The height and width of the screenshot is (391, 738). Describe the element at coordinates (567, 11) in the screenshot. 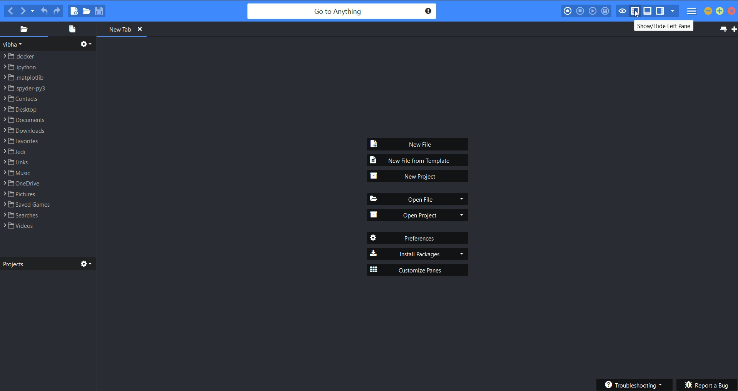

I see `record macro` at that location.